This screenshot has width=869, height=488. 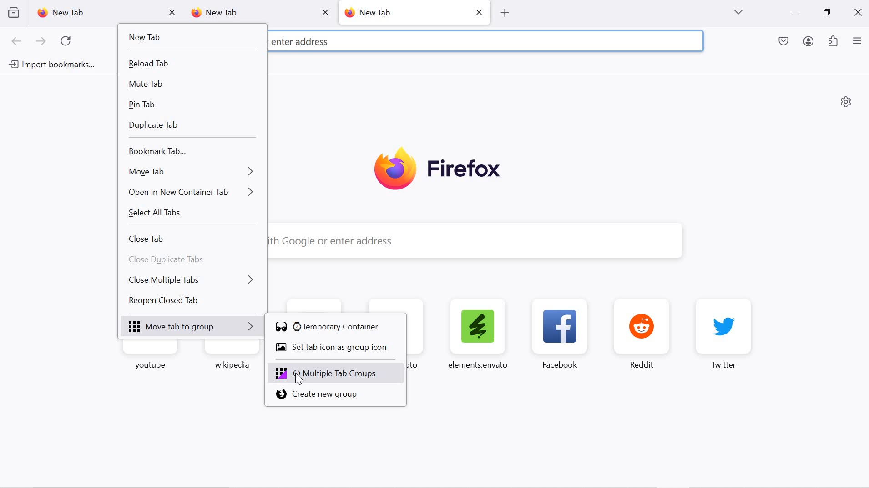 What do you see at coordinates (192, 239) in the screenshot?
I see `close tab` at bounding box center [192, 239].